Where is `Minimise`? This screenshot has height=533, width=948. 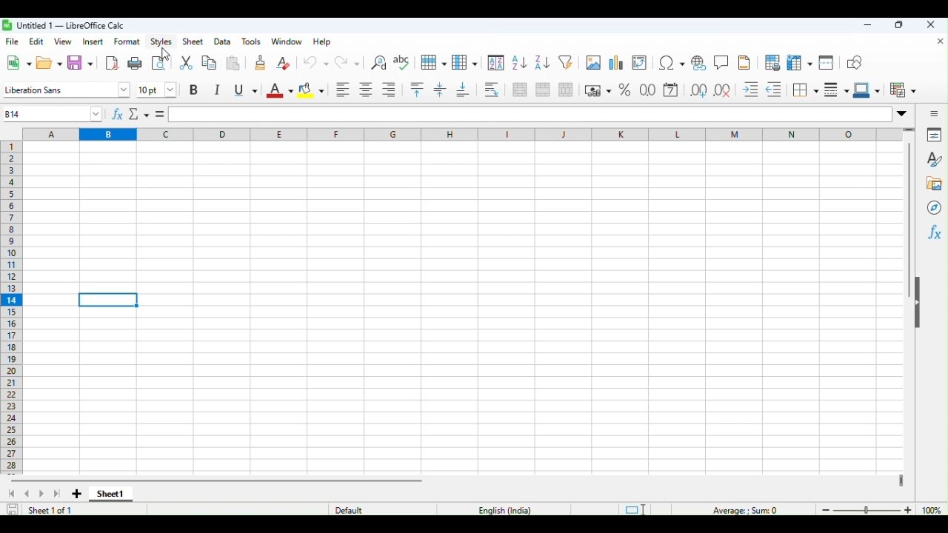 Minimise is located at coordinates (872, 25).